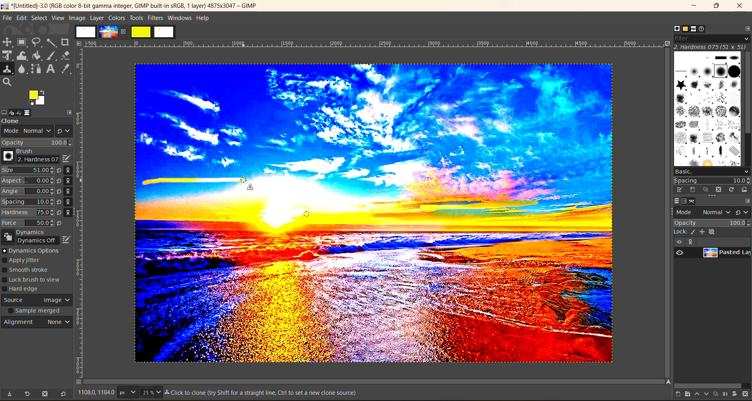  I want to click on layer, so click(97, 18).